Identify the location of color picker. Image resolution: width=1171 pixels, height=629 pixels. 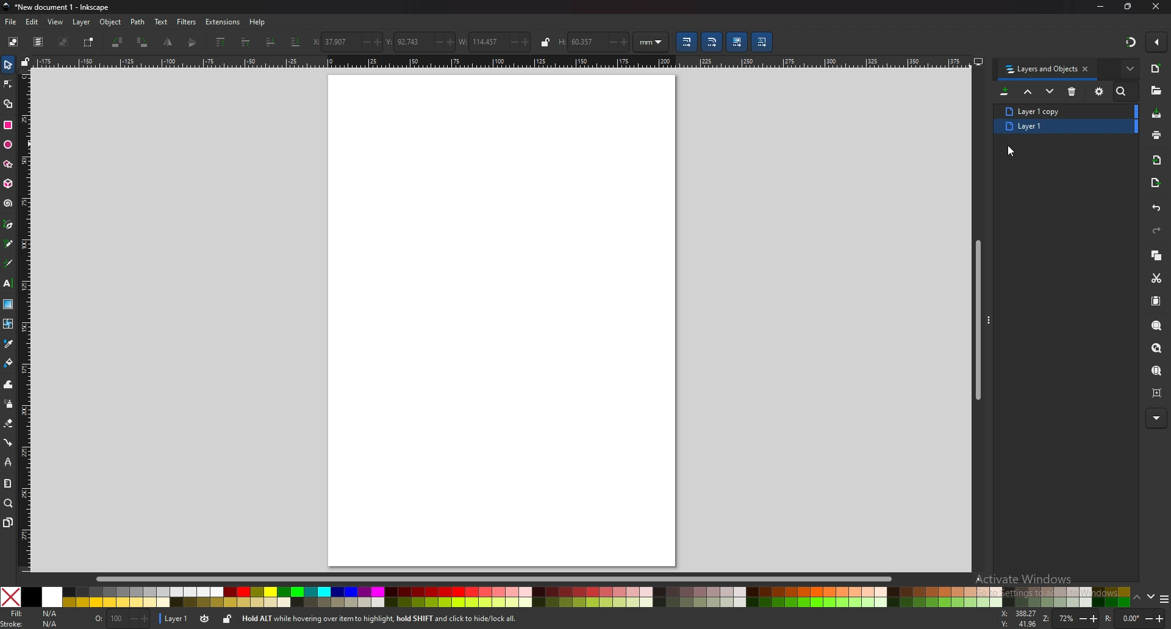
(8, 344).